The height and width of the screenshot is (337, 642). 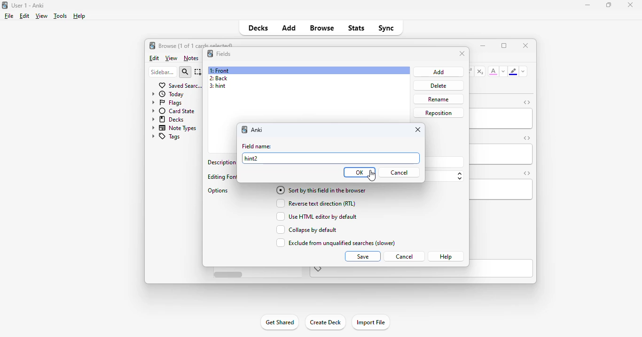 I want to click on edit, so click(x=155, y=58).